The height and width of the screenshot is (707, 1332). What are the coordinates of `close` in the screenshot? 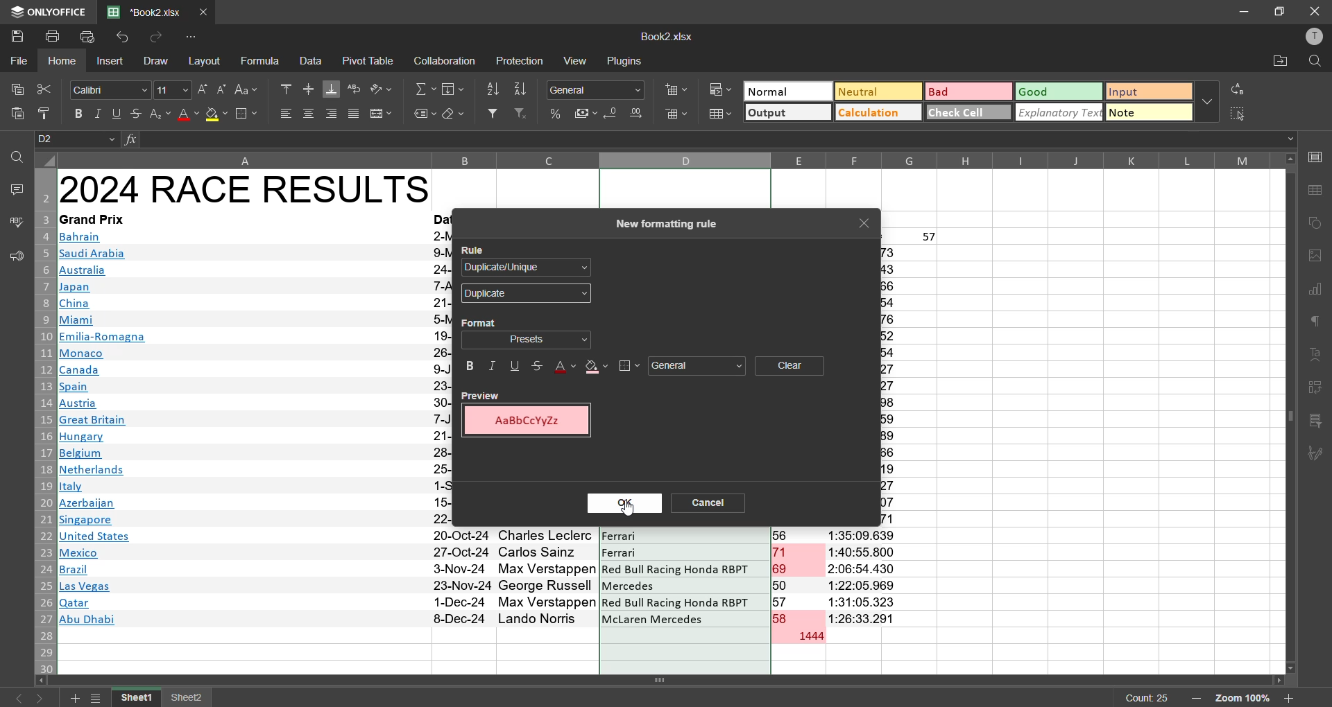 It's located at (867, 223).